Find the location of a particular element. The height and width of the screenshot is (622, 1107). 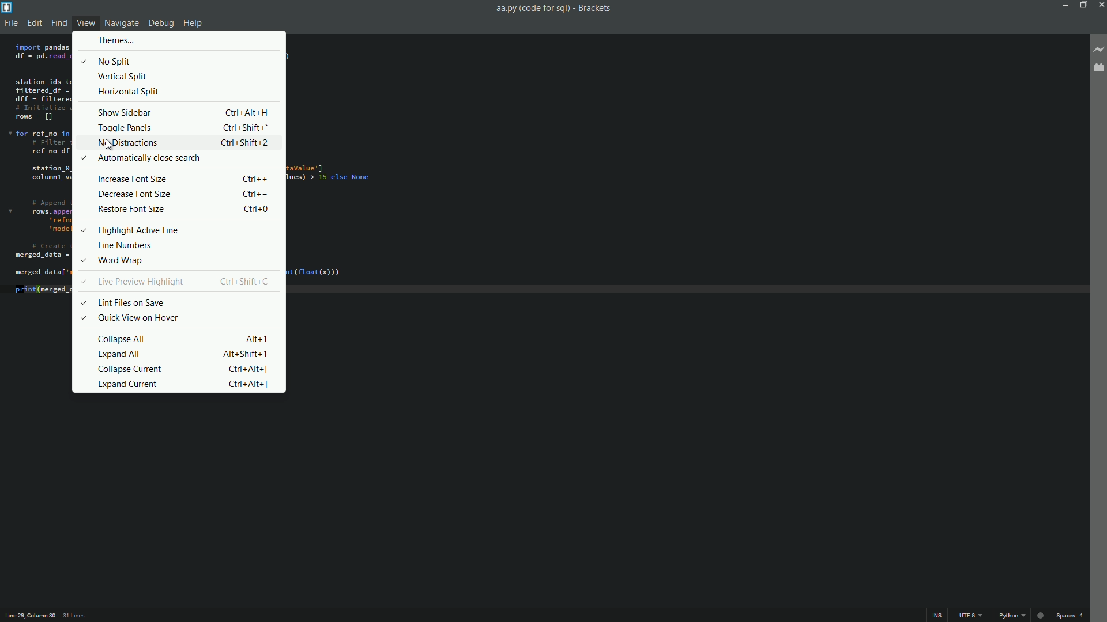

word wrap  is located at coordinates (190, 261).